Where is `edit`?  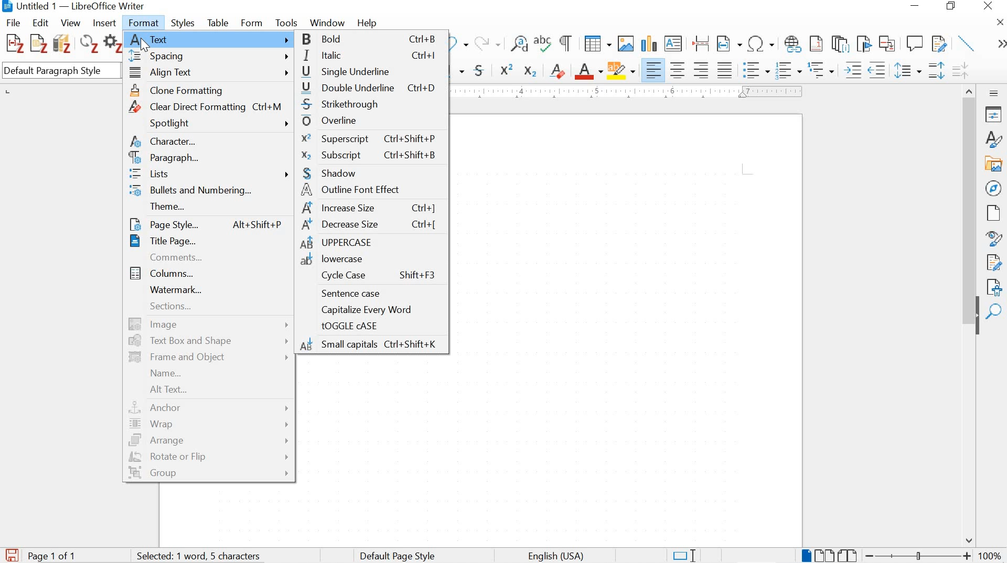 edit is located at coordinates (41, 22).